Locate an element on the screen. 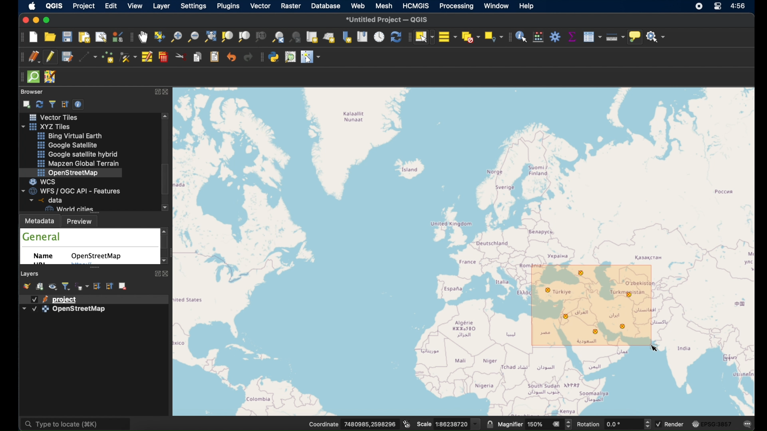 The width and height of the screenshot is (767, 431). pan tool is located at coordinates (143, 37).